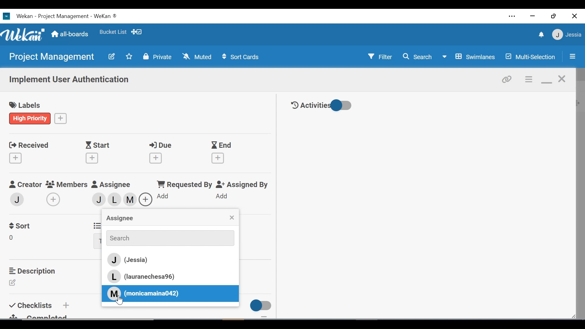  I want to click on Wekan logo, so click(24, 35).